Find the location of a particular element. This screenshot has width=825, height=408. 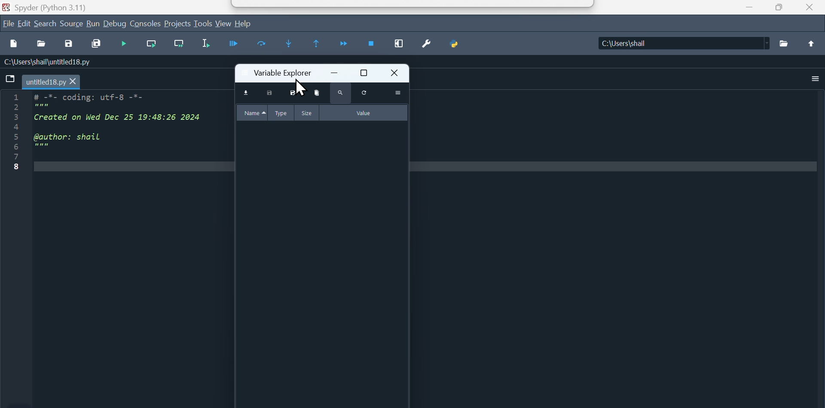

Debug is located at coordinates (115, 23).